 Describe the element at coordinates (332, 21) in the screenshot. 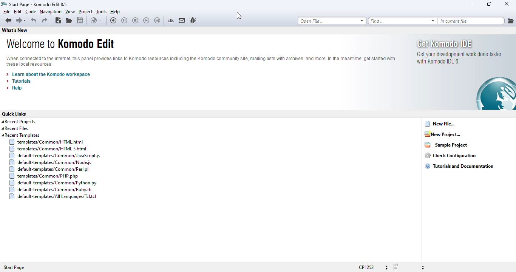

I see `open file` at that location.